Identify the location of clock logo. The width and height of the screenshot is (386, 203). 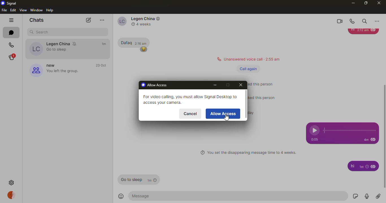
(132, 24).